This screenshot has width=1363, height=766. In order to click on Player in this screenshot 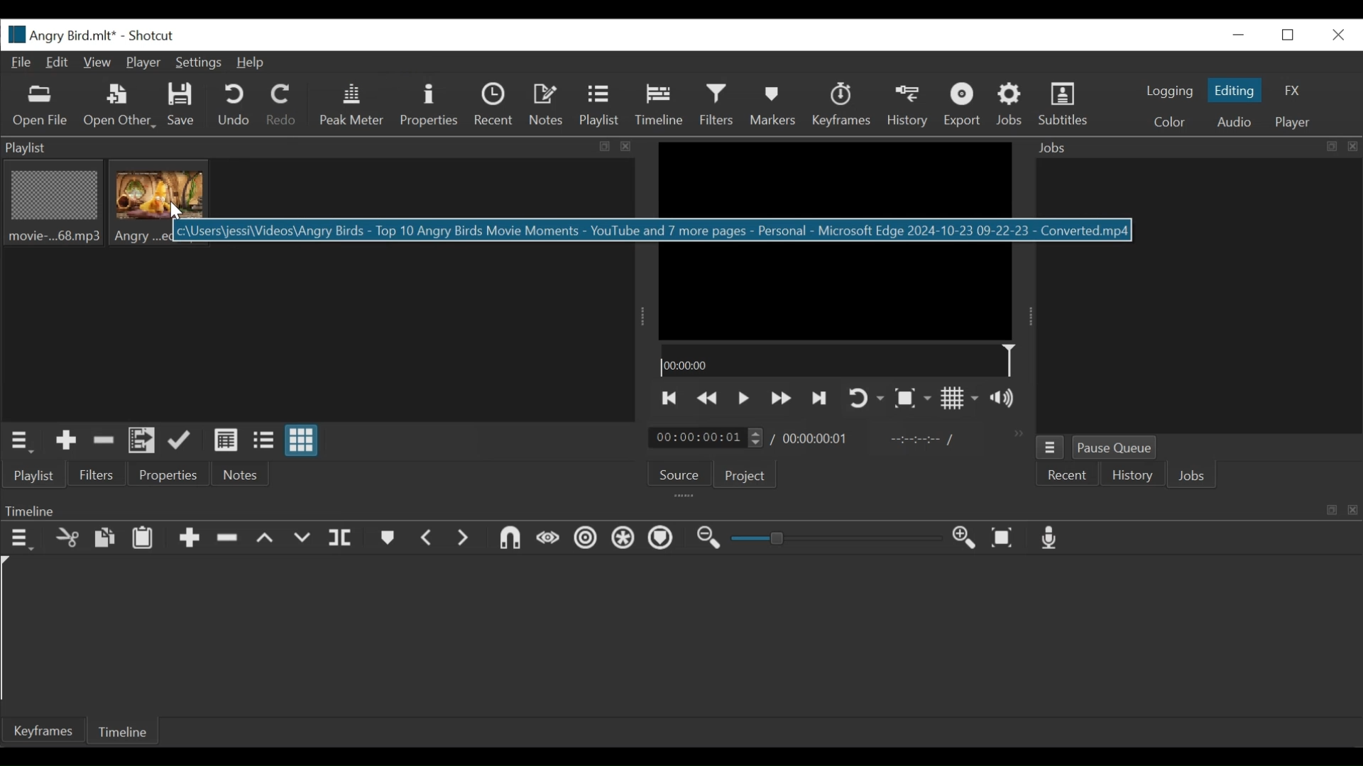, I will do `click(143, 63)`.